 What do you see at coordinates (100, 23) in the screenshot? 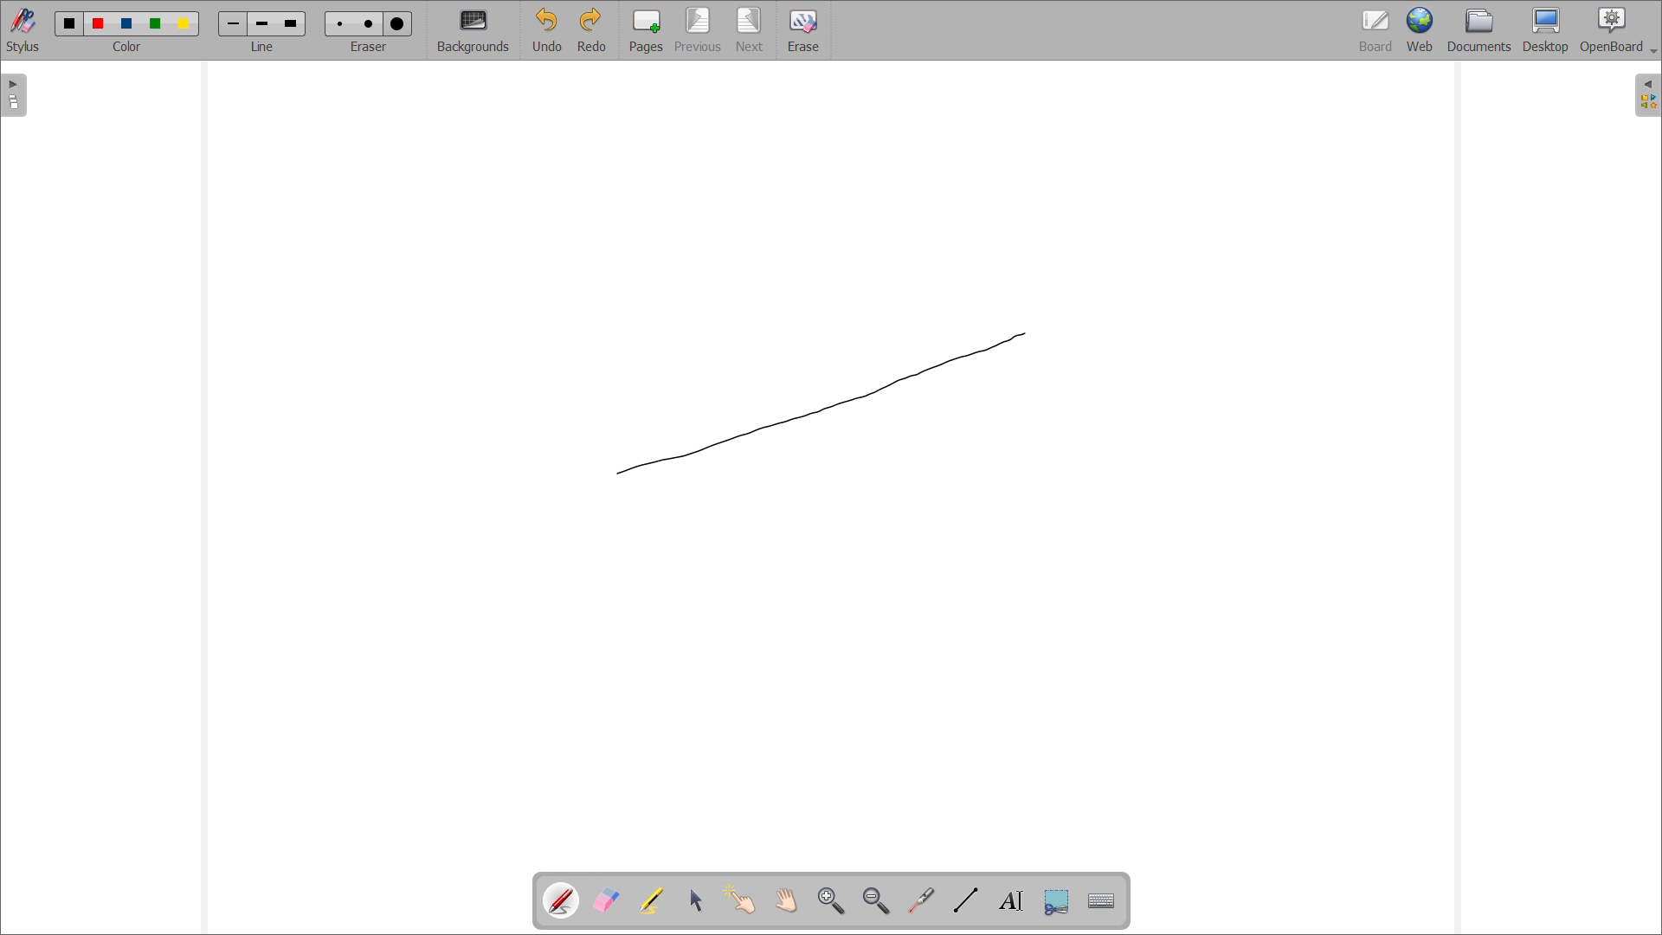
I see `color` at bounding box center [100, 23].